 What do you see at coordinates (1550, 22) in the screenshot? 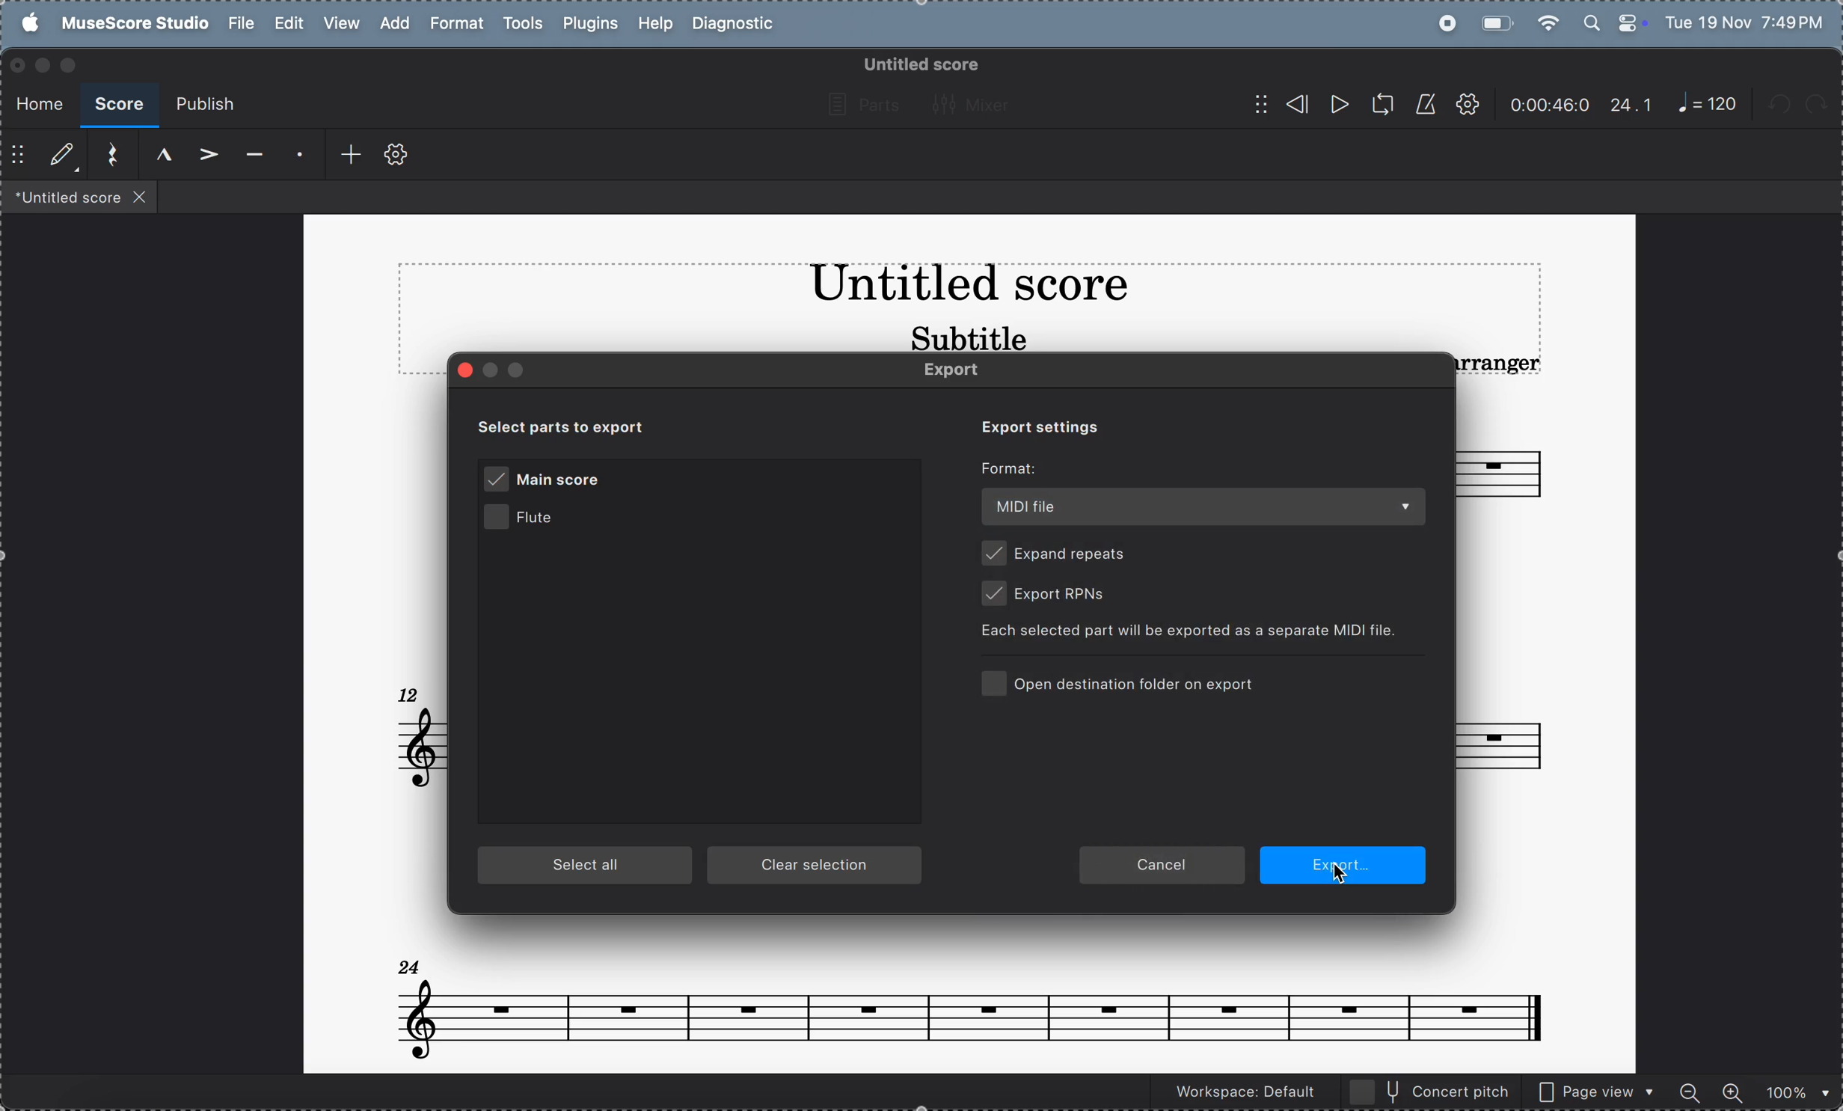
I see `wifi` at bounding box center [1550, 22].